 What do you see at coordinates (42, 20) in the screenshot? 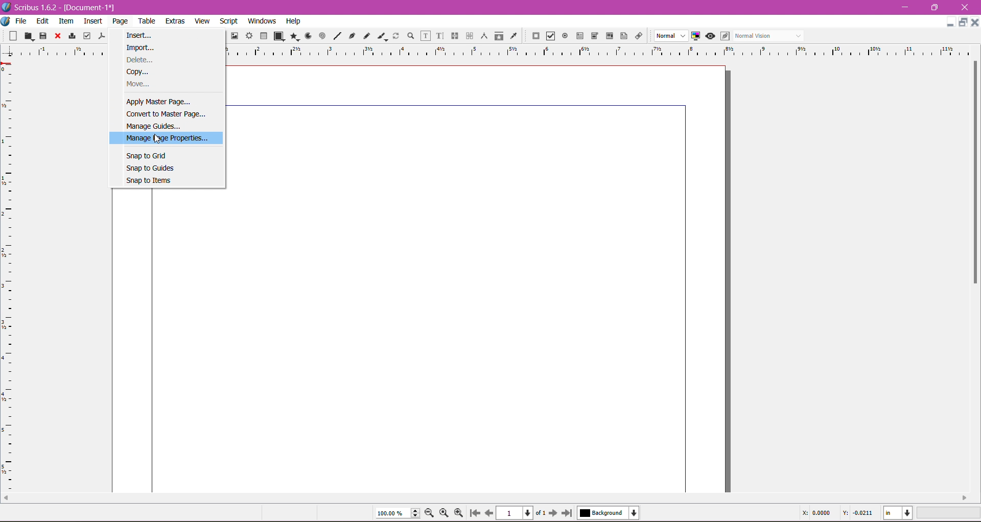
I see `Edit` at bounding box center [42, 20].